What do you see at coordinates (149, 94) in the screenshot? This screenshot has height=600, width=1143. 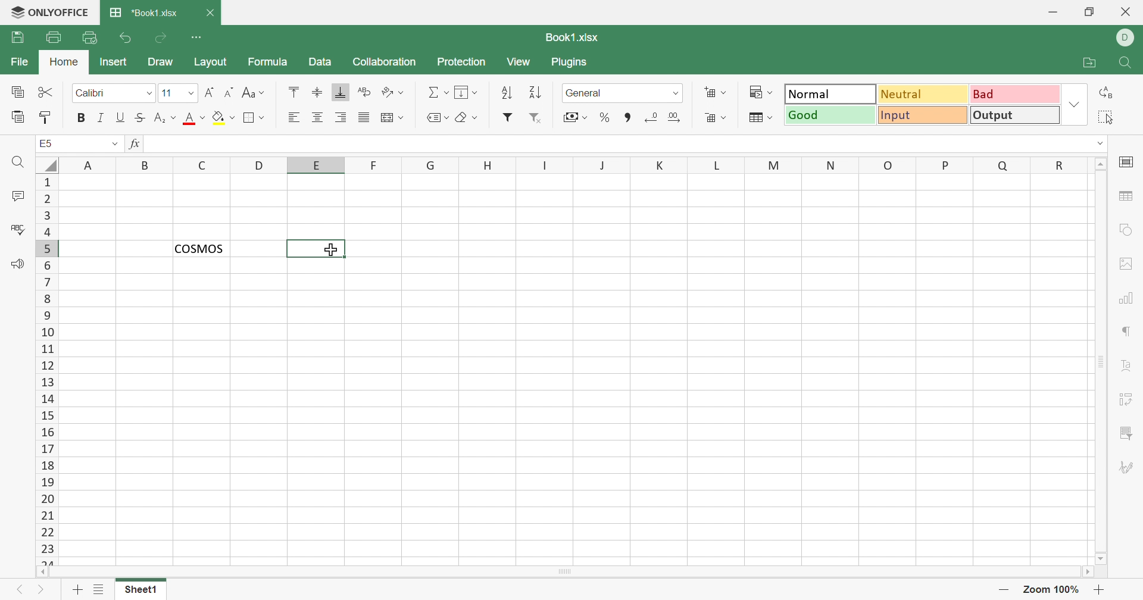 I see `Drop down` at bounding box center [149, 94].